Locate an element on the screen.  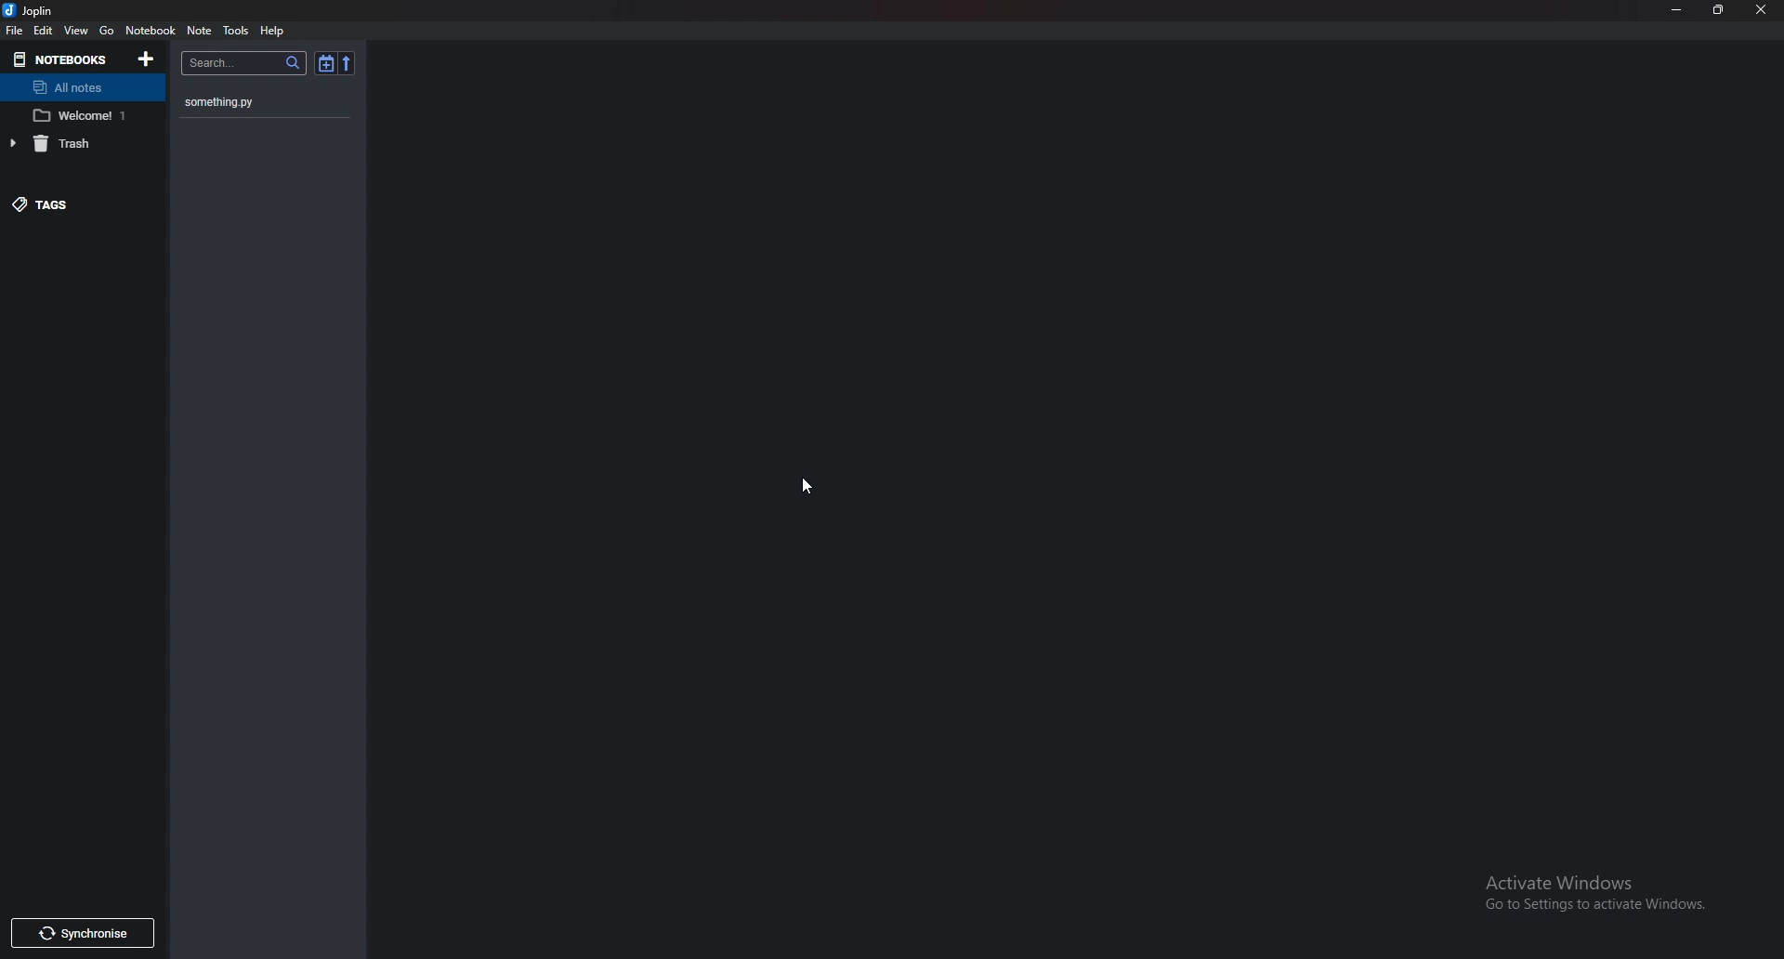
activate windows is located at coordinates (1593, 892).